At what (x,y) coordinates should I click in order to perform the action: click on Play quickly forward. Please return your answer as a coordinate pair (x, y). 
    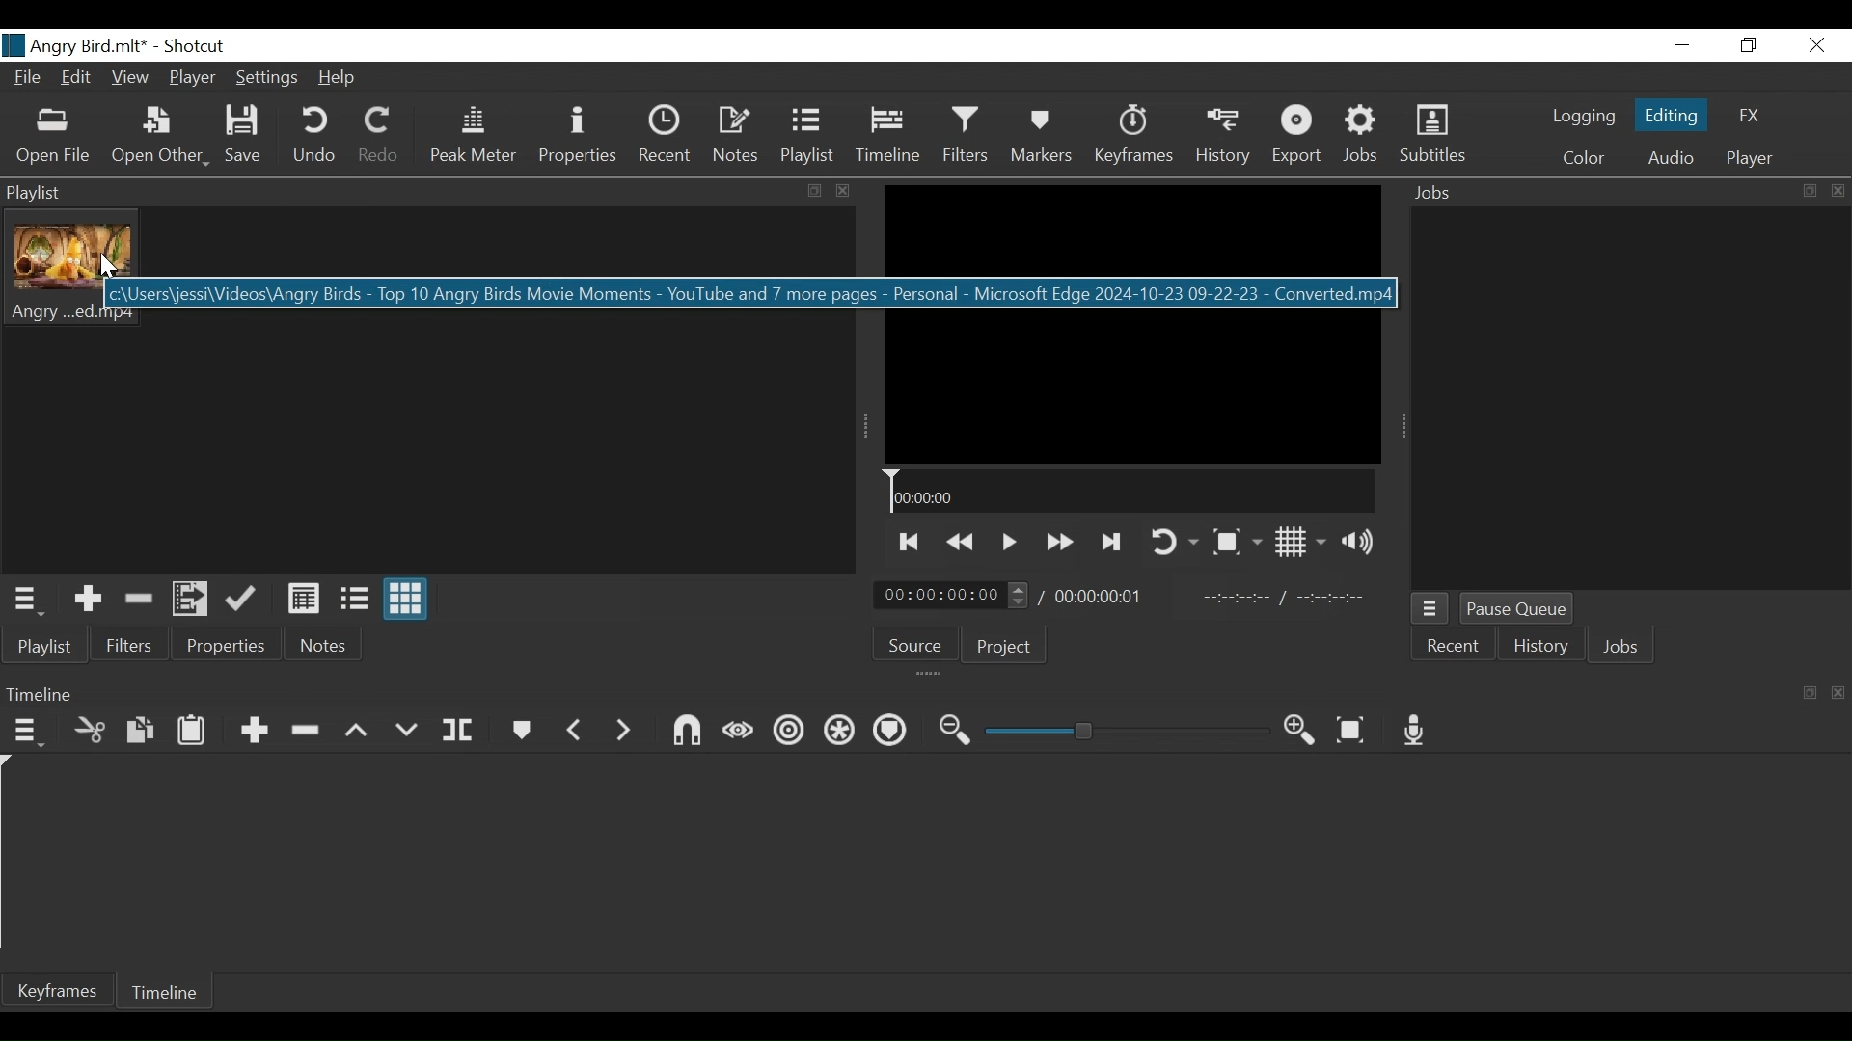
    Looking at the image, I should click on (1056, 543).